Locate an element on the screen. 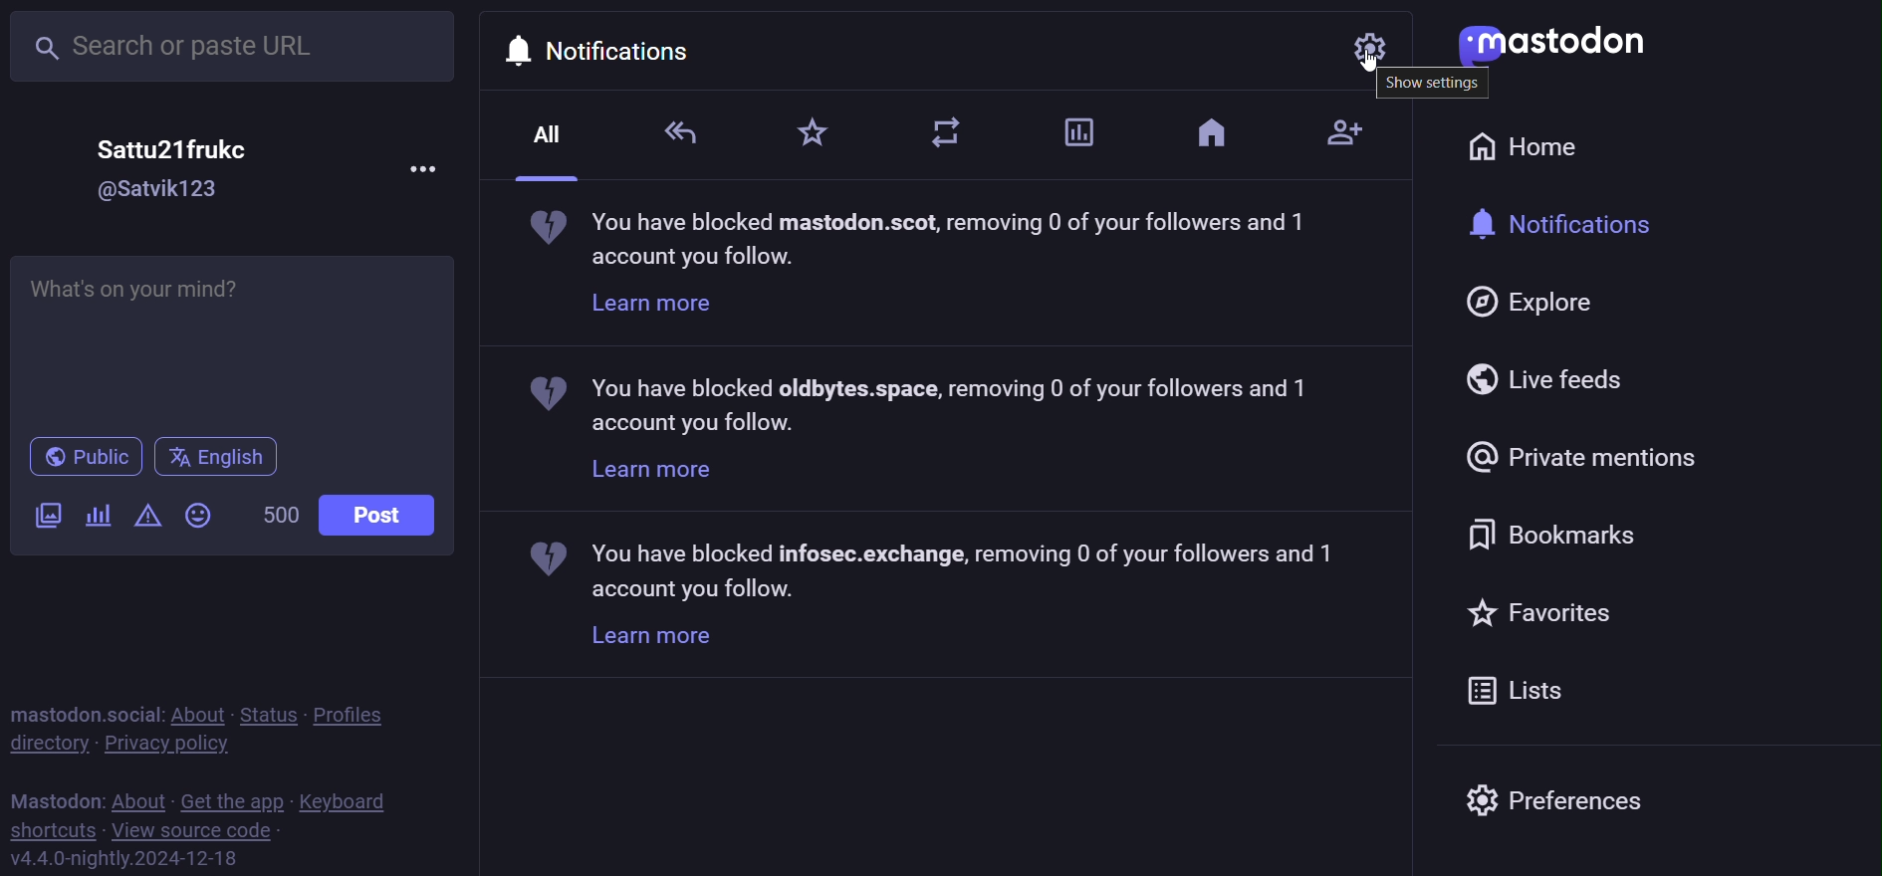  invite is located at coordinates (1332, 129).